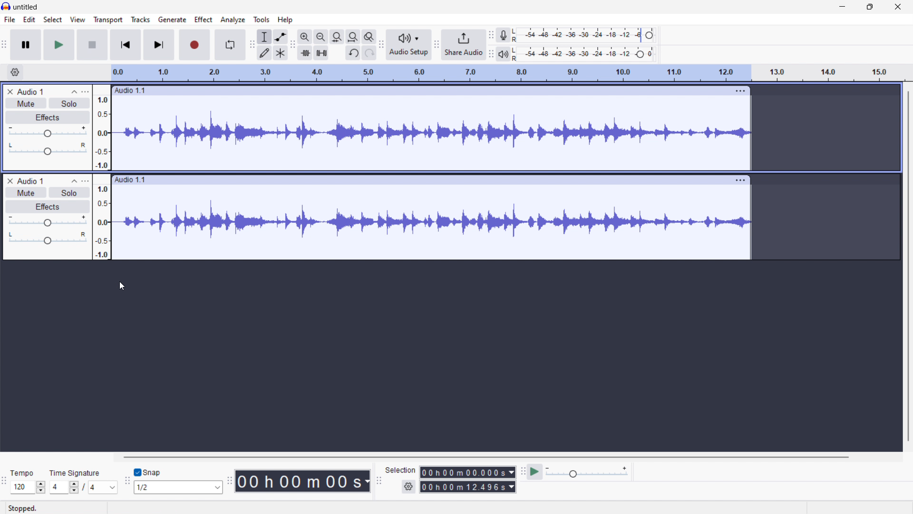 This screenshot has height=514, width=913. Describe the element at coordinates (26, 103) in the screenshot. I see `mute` at that location.